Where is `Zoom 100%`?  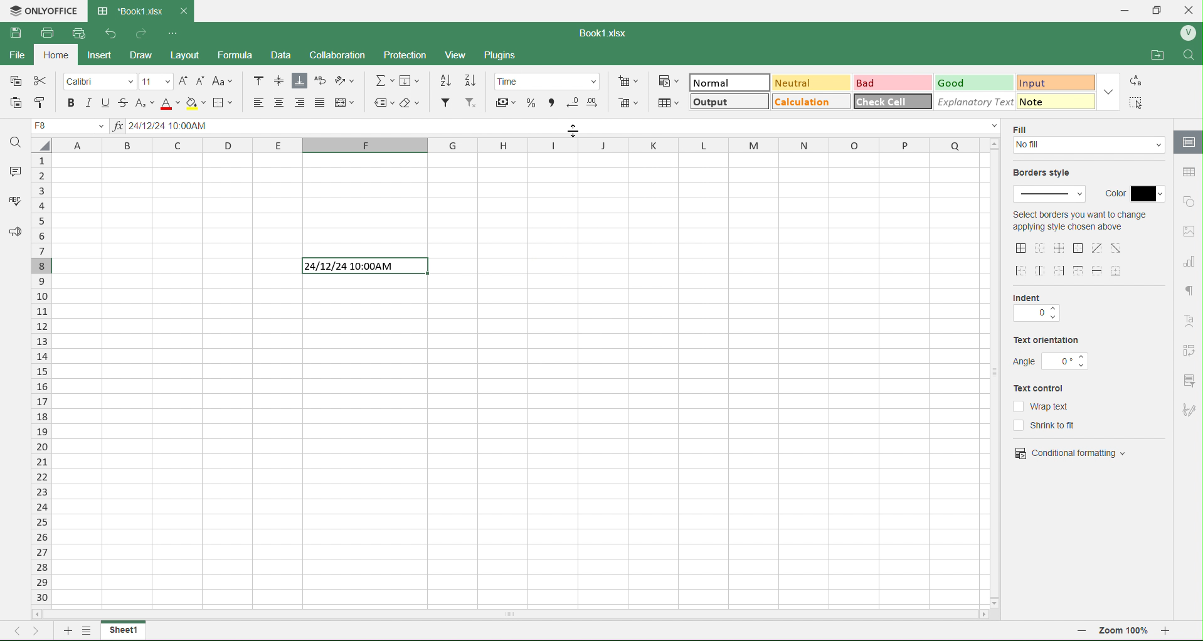
Zoom 100% is located at coordinates (1125, 632).